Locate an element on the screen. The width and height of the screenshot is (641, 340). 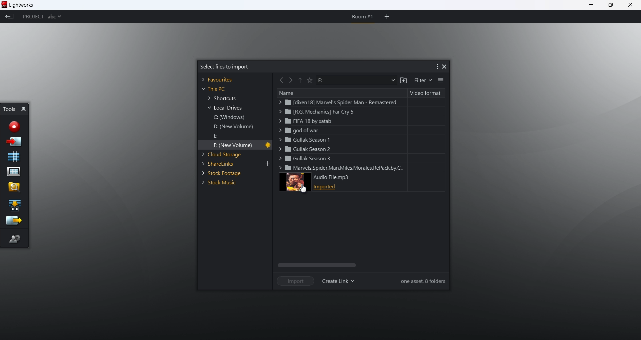
gullak season 3 is located at coordinates (304, 159).